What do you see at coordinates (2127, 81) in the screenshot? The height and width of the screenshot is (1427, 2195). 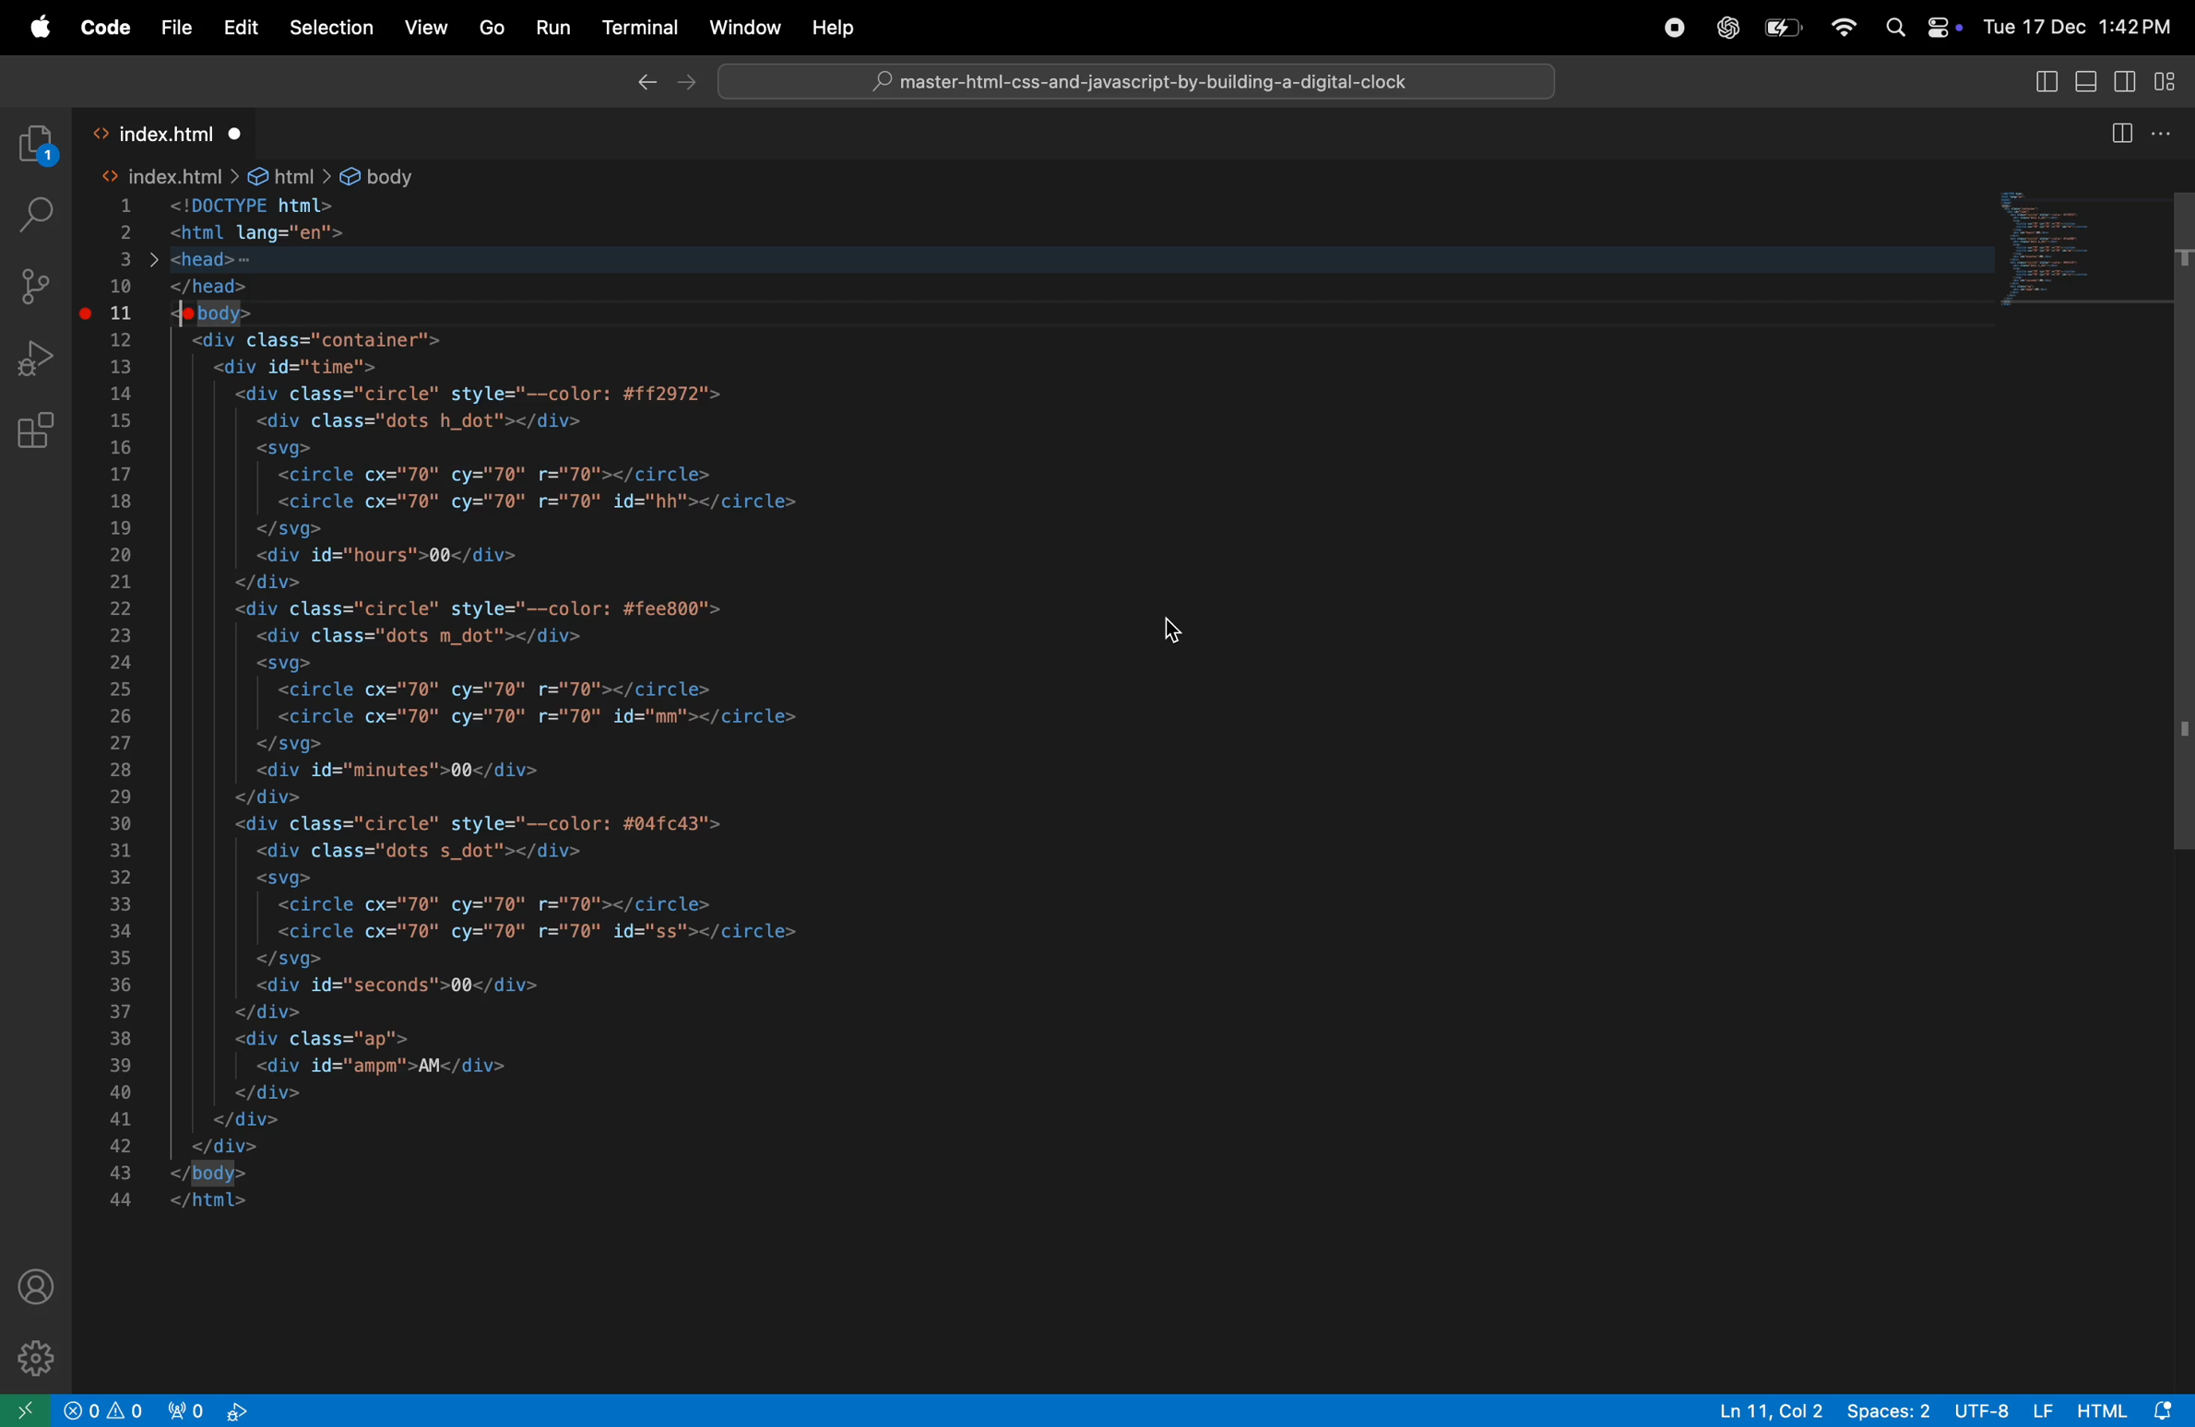 I see `view` at bounding box center [2127, 81].